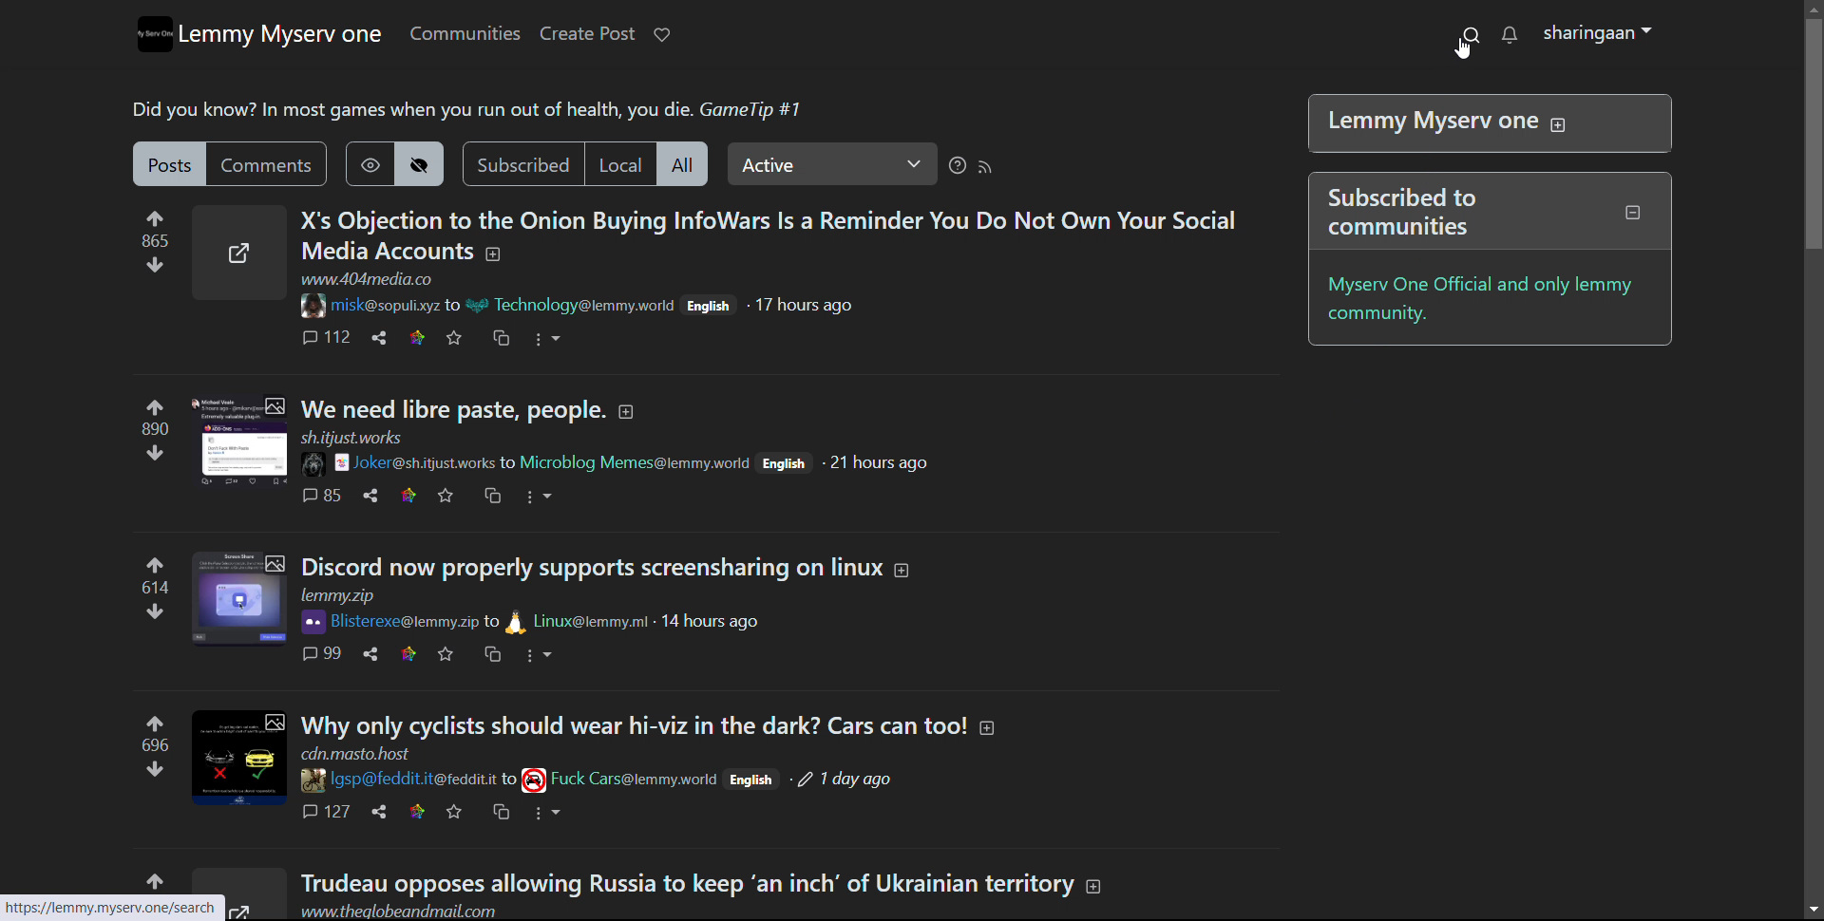 The width and height of the screenshot is (1824, 921). I want to click on link, so click(417, 338).